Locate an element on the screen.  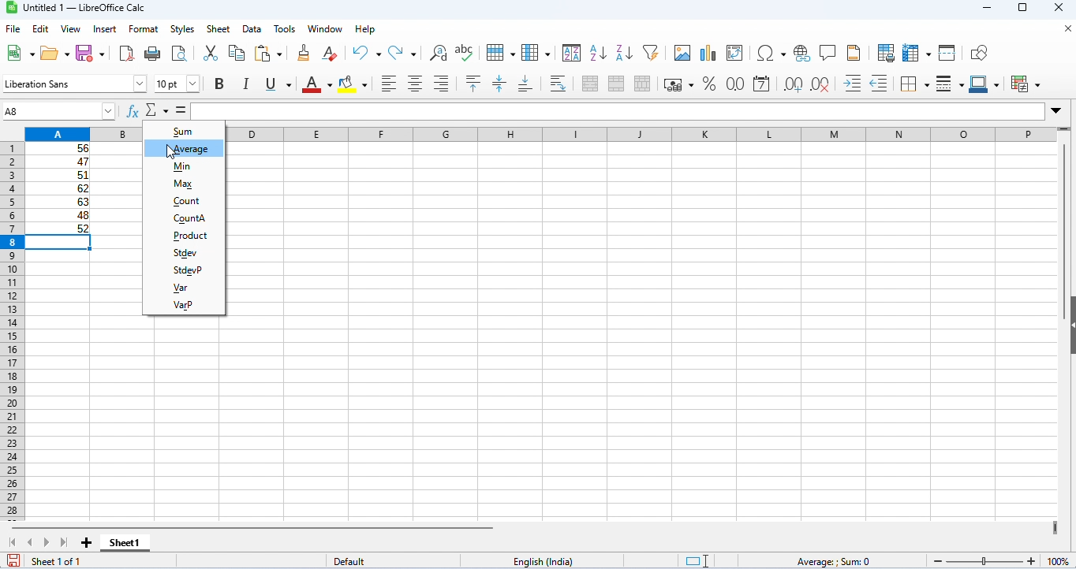
selected cells is located at coordinates (60, 243).